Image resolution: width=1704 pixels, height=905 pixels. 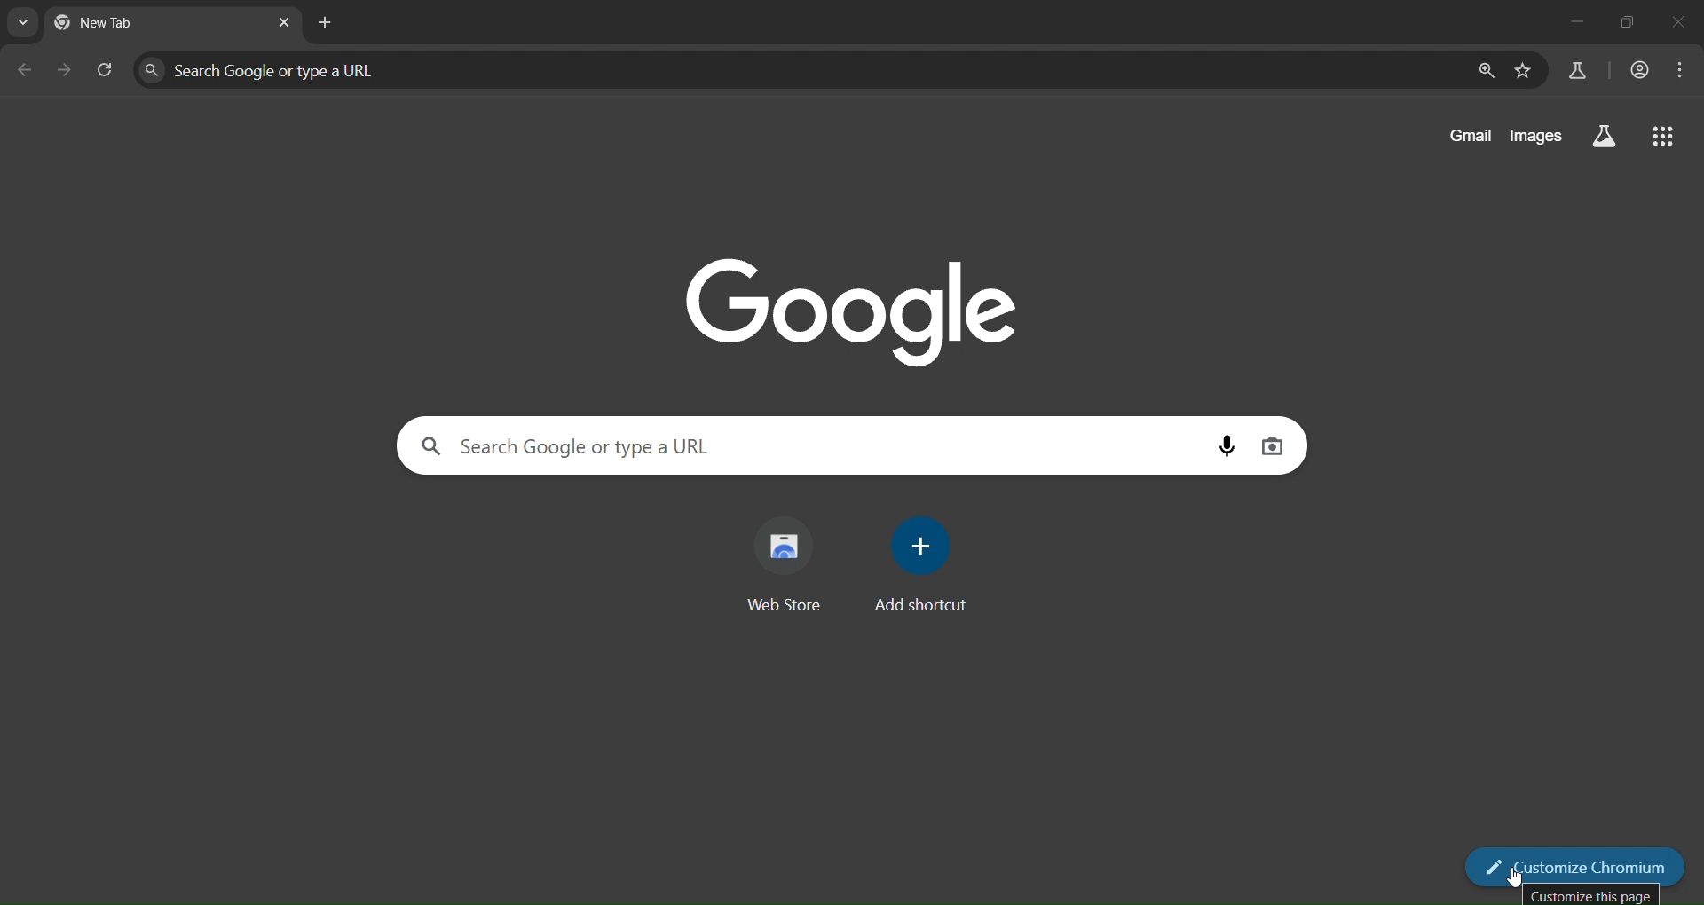 What do you see at coordinates (20, 23) in the screenshot?
I see `search tabs` at bounding box center [20, 23].